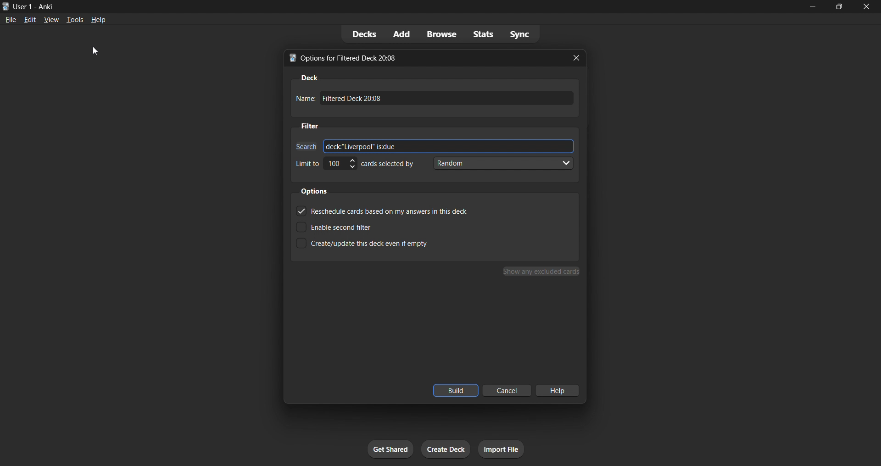  What do you see at coordinates (314, 191) in the screenshot?
I see `Options` at bounding box center [314, 191].